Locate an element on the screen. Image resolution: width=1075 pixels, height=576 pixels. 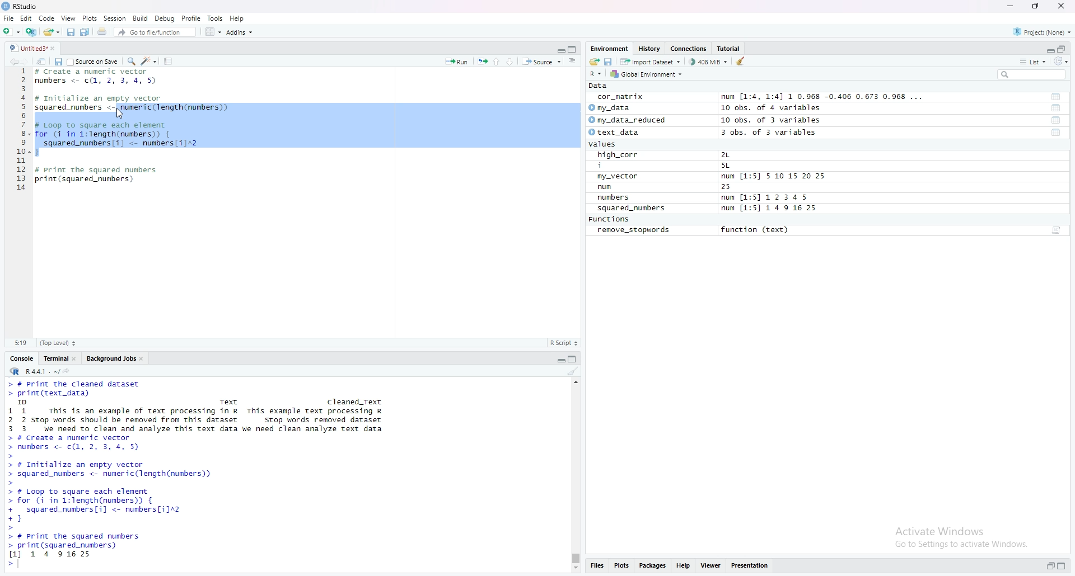
up is located at coordinates (497, 60).